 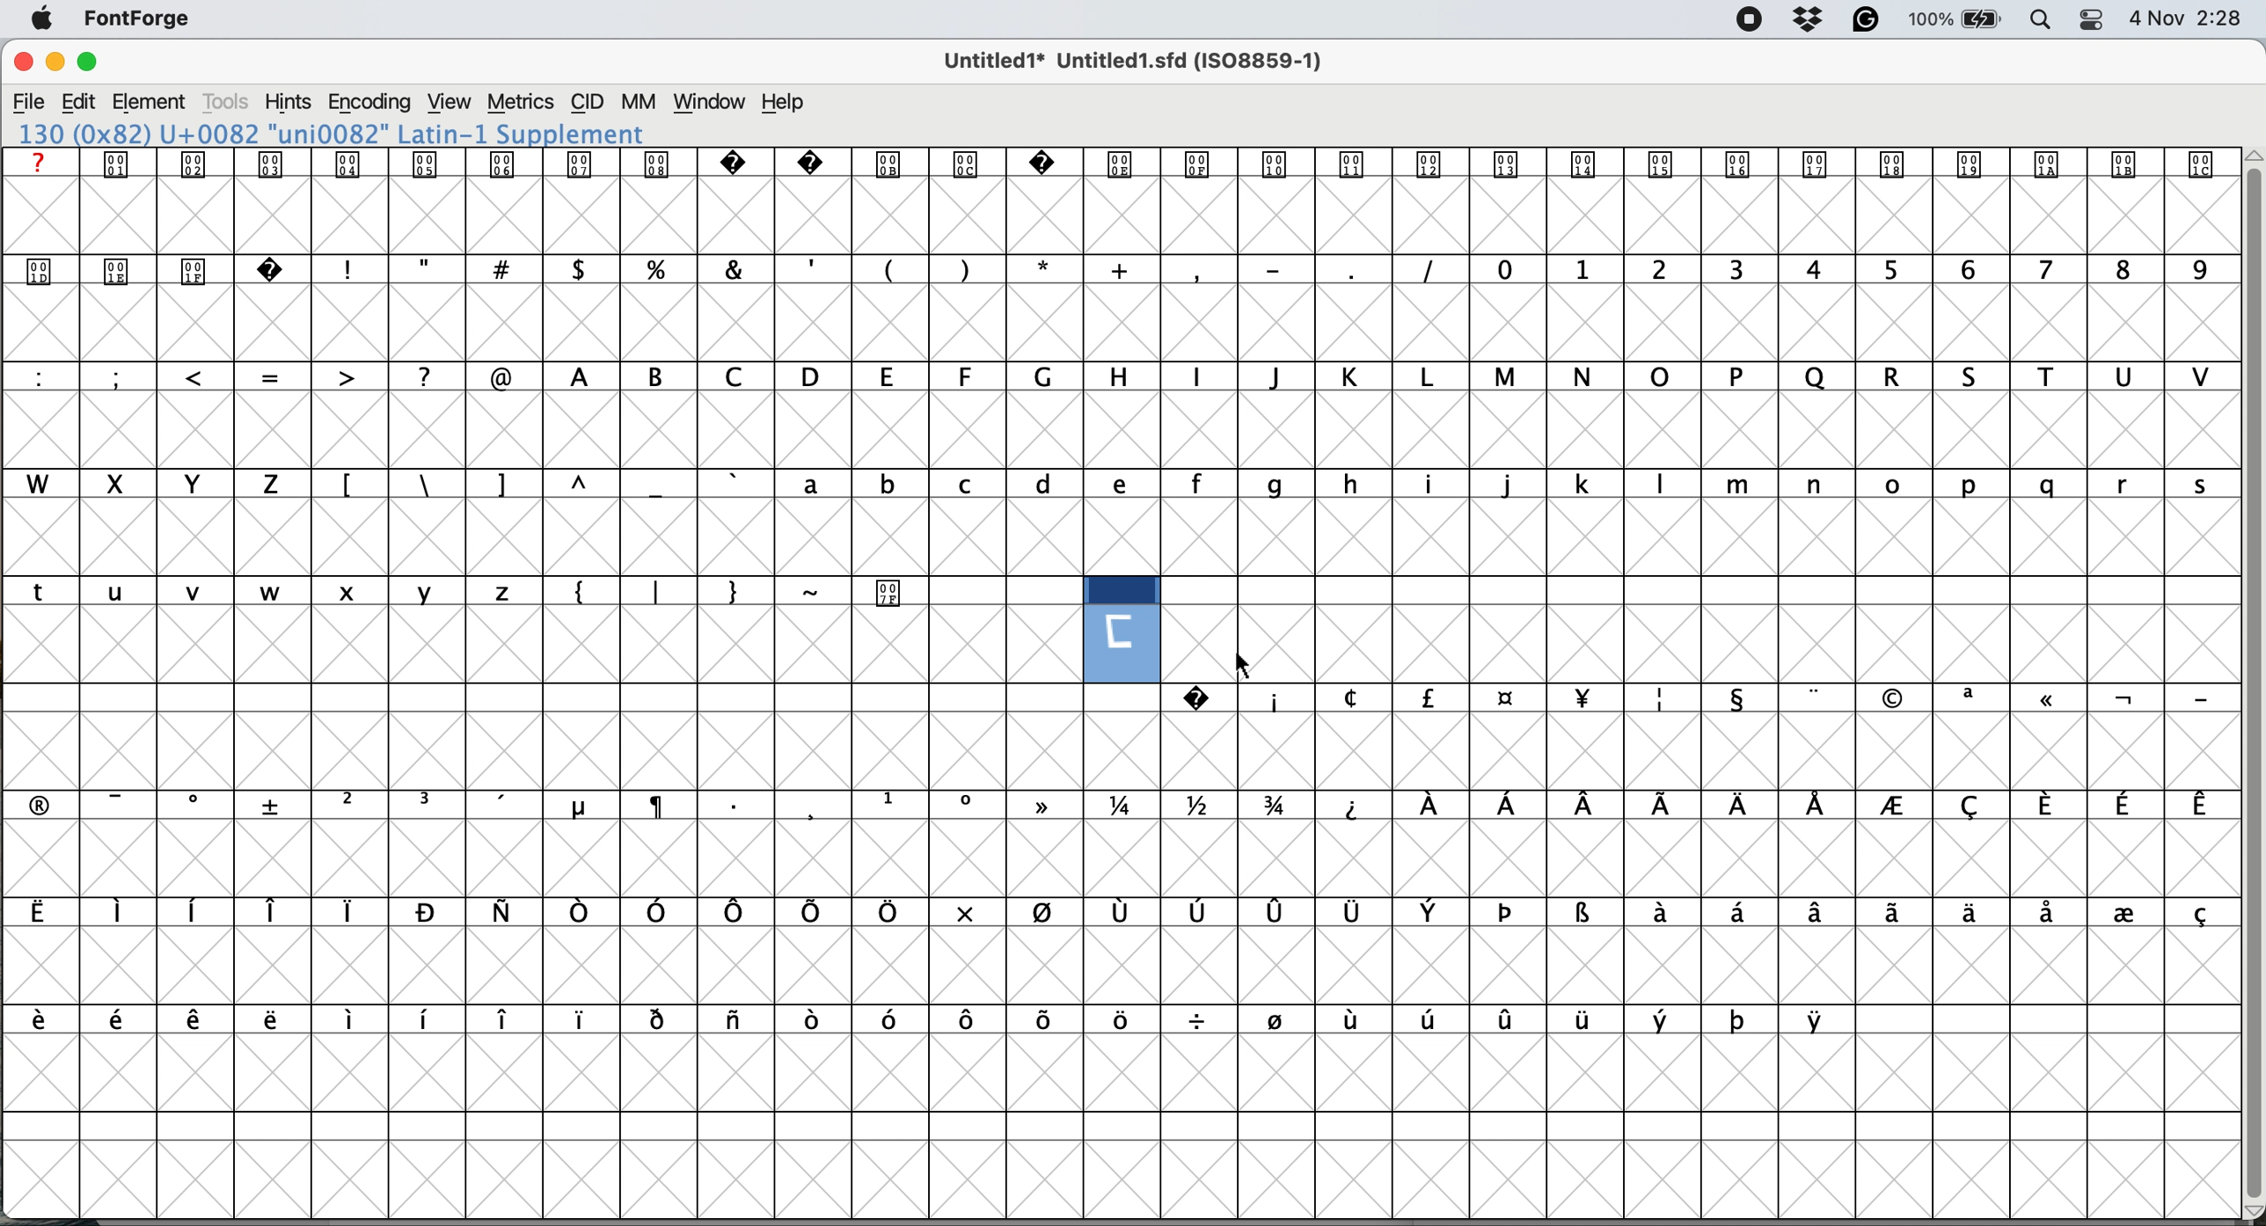 I want to click on vertical scroll bar, so click(x=2250, y=676).